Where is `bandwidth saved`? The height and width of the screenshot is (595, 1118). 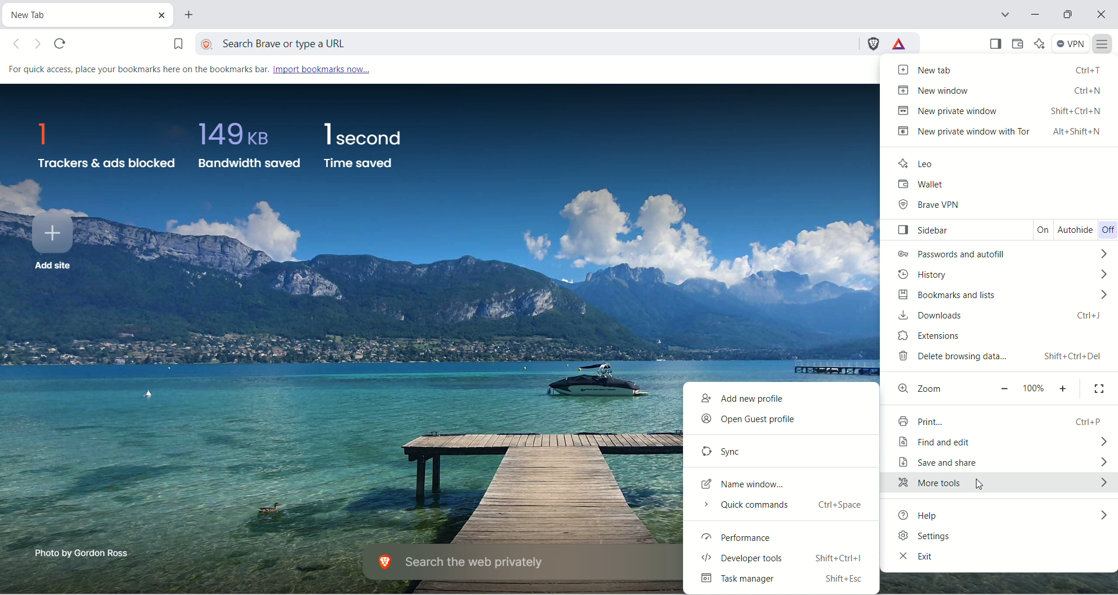
bandwidth saved is located at coordinates (247, 150).